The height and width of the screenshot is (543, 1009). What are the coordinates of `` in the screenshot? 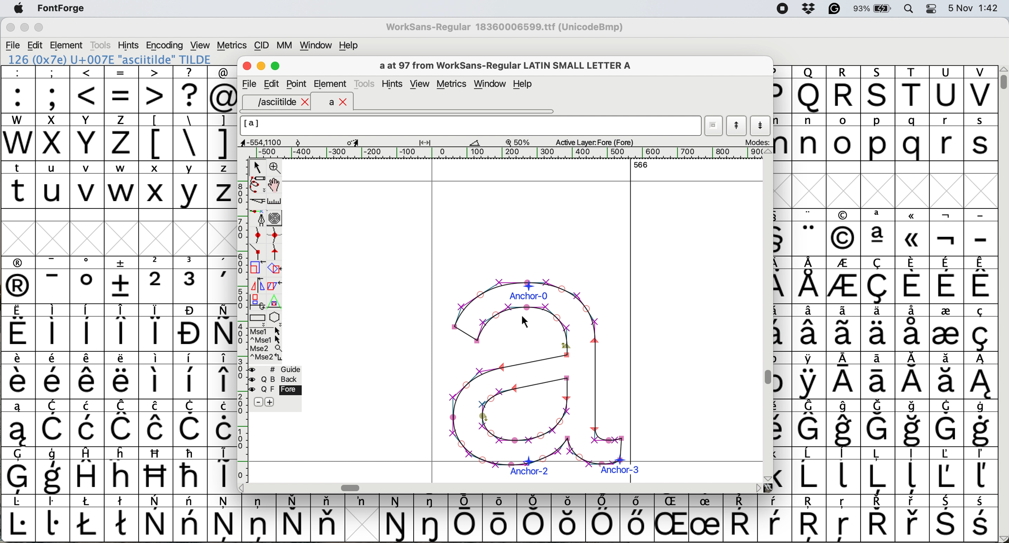 It's located at (809, 89).